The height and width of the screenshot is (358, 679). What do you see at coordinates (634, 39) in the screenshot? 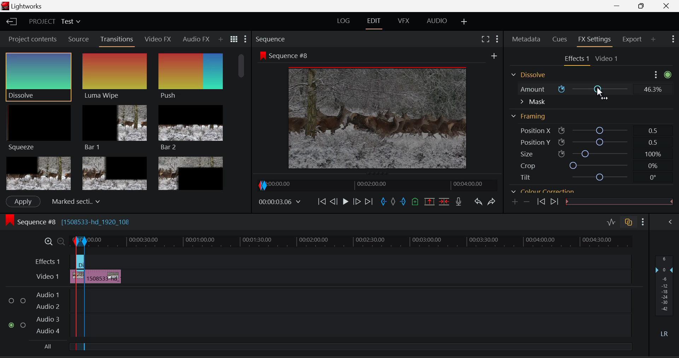
I see `Export` at bounding box center [634, 39].